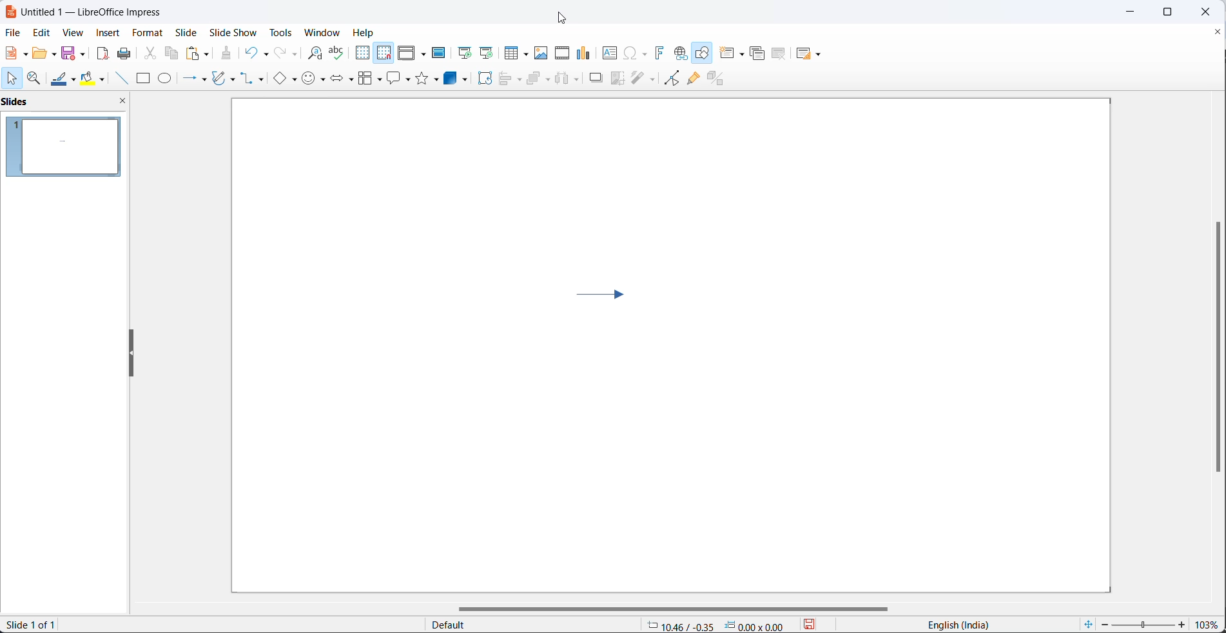  I want to click on slide 1 of 1, so click(38, 626).